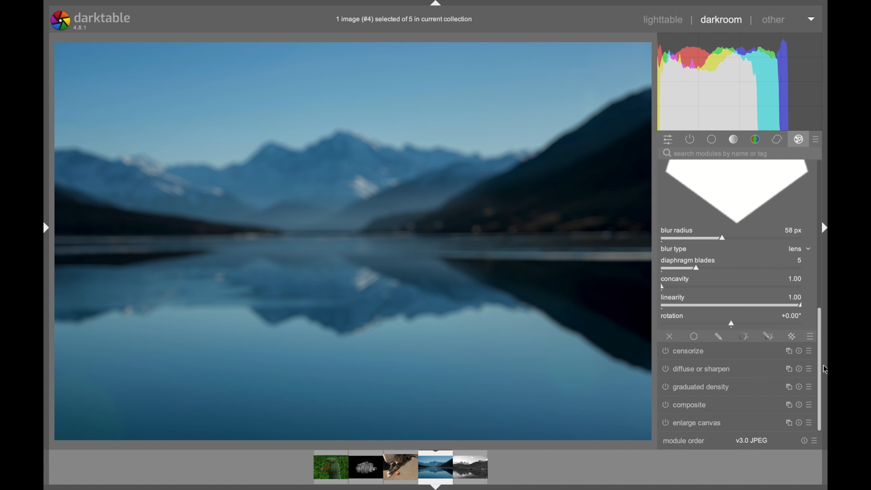 The image size is (871, 490). Describe the element at coordinates (40, 229) in the screenshot. I see `` at that location.